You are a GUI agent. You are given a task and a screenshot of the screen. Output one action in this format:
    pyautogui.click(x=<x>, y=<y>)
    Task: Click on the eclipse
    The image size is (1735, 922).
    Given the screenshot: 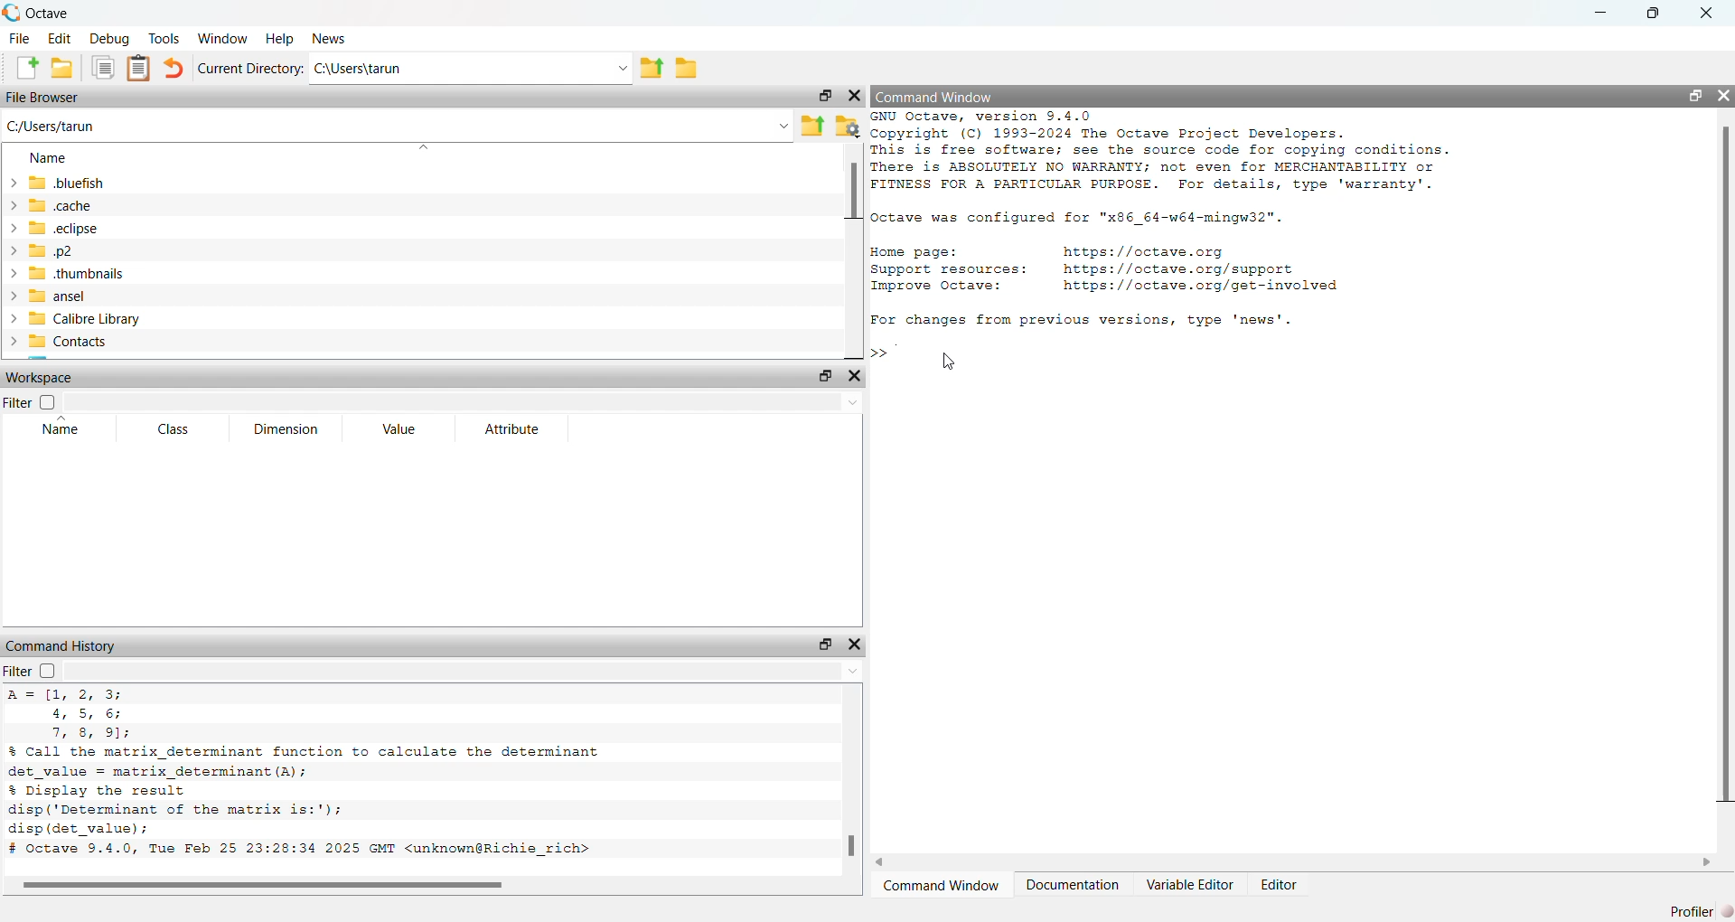 What is the action you would take?
    pyautogui.click(x=57, y=230)
    